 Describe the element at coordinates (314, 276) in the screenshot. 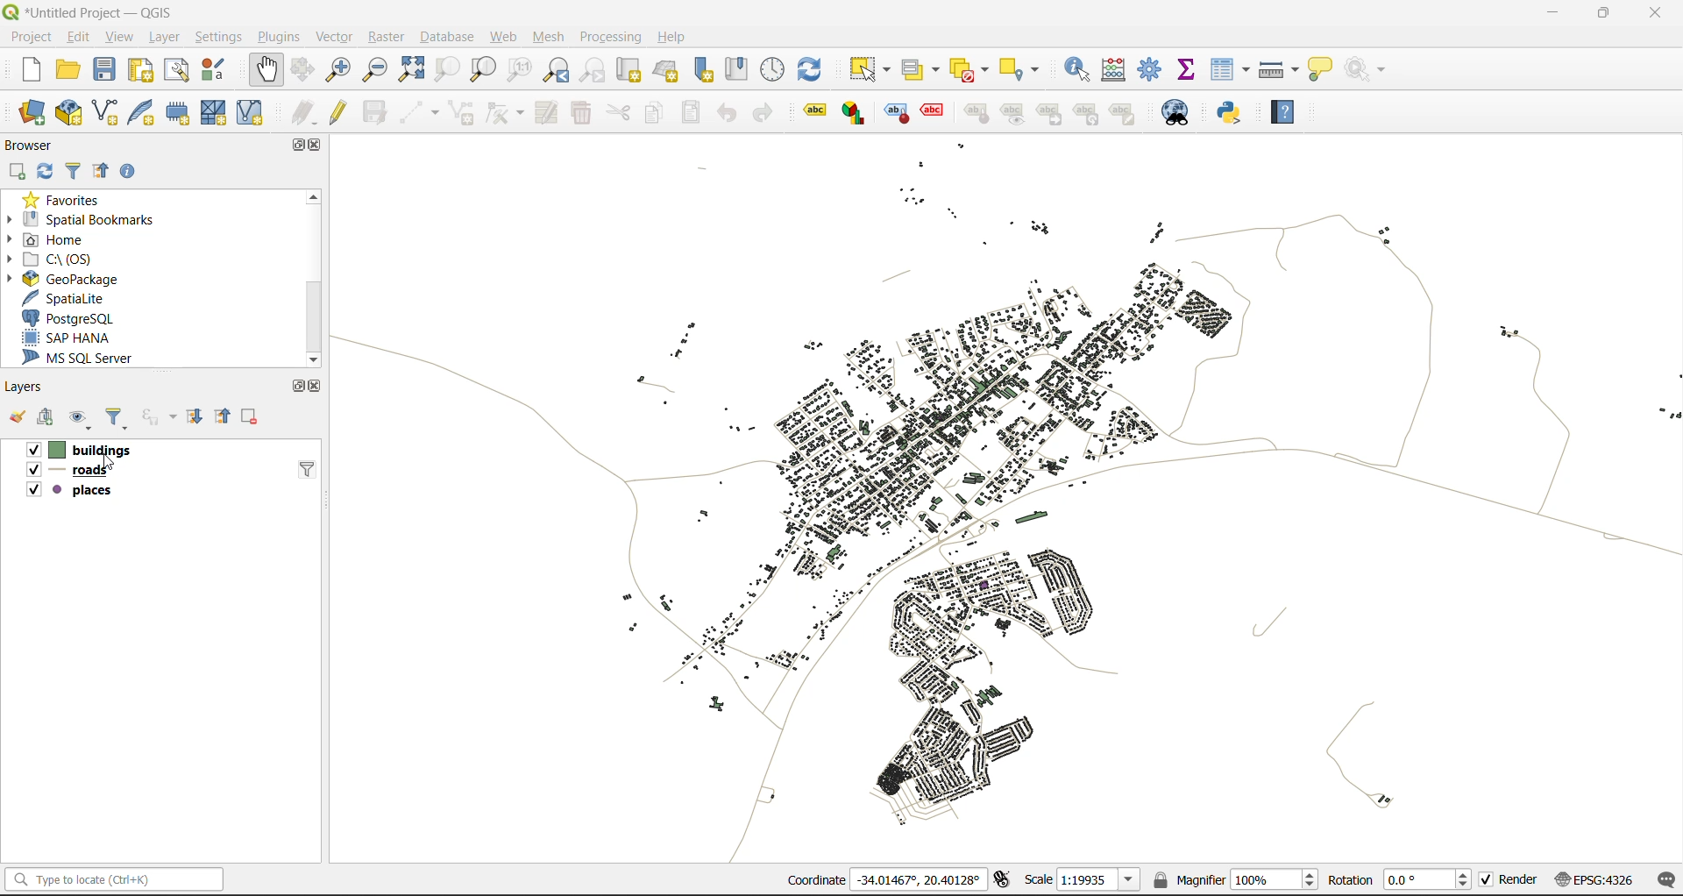

I see `scrollbar` at that location.